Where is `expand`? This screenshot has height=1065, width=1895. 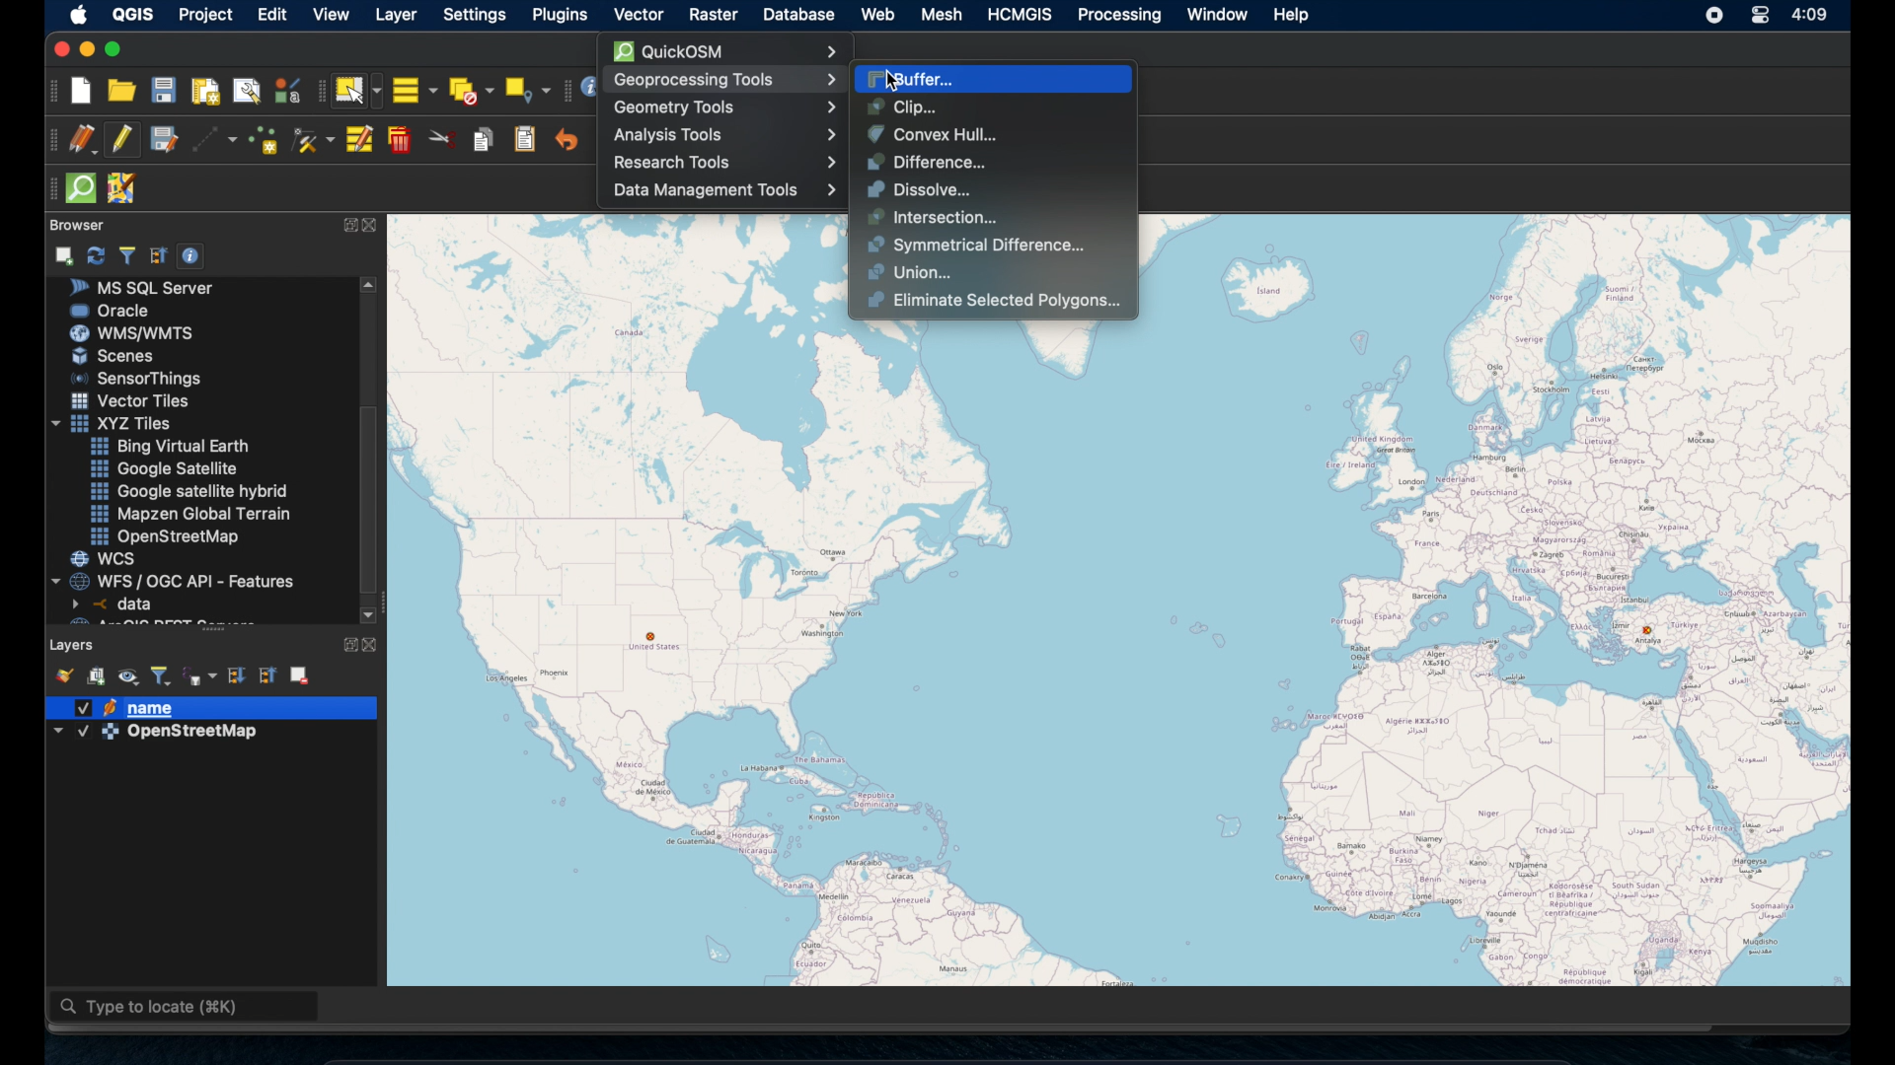 expand is located at coordinates (345, 642).